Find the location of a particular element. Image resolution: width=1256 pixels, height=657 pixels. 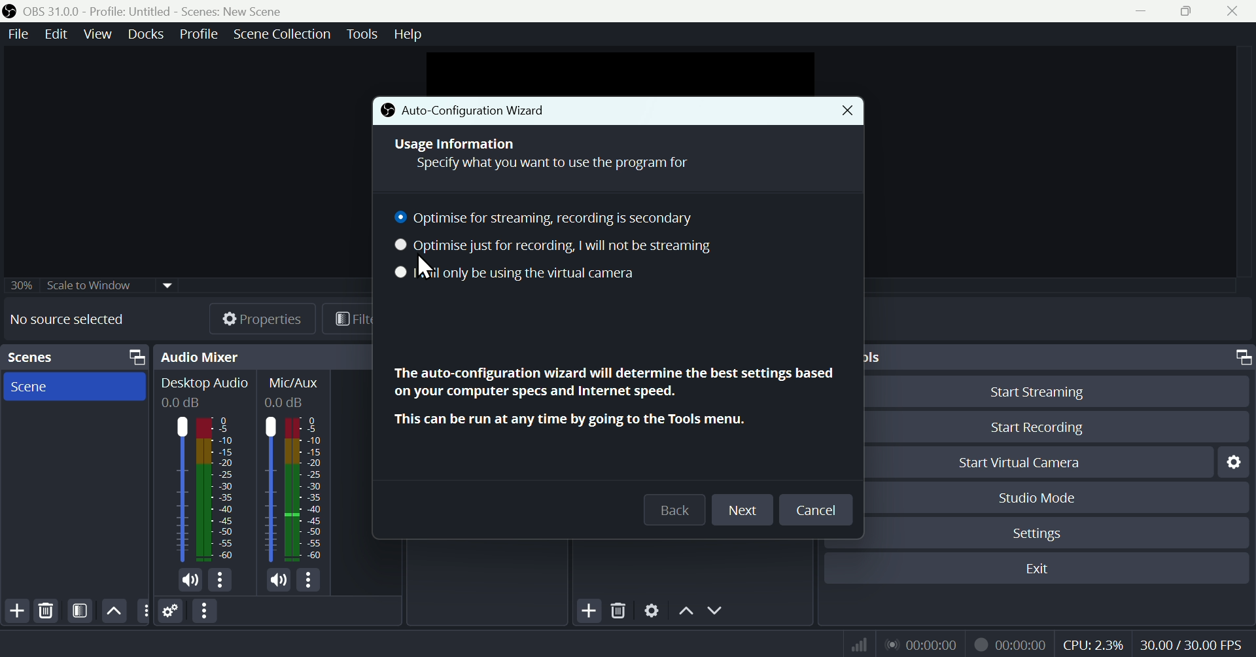

Start Recording is located at coordinates (1055, 427).